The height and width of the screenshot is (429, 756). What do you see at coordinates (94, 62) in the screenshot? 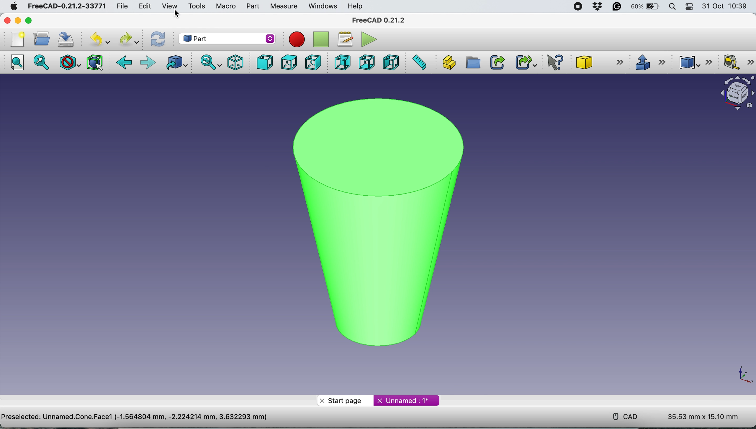
I see `bounding box` at bounding box center [94, 62].